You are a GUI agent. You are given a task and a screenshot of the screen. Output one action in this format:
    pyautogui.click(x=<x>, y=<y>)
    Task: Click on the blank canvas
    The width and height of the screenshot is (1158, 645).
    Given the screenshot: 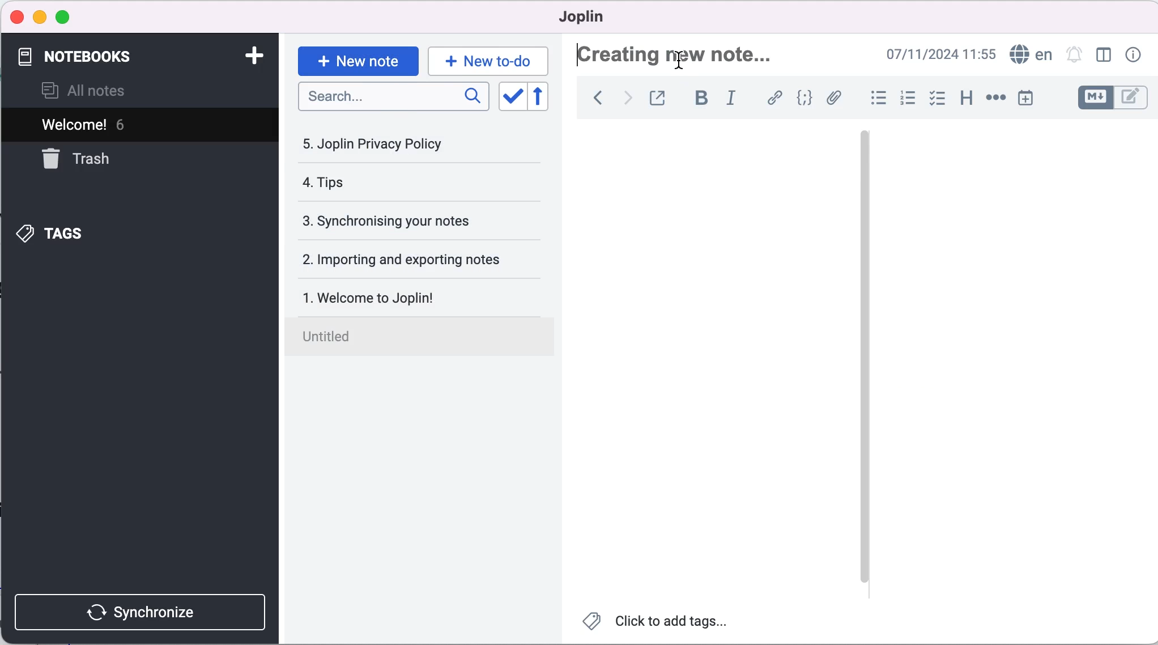 What is the action you would take?
    pyautogui.click(x=706, y=358)
    